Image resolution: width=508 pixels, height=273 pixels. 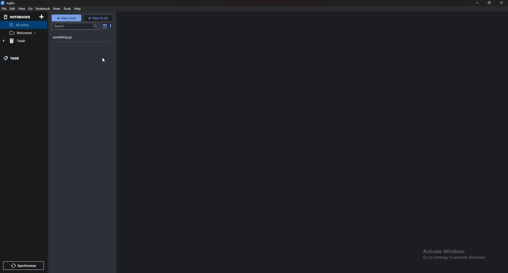 What do you see at coordinates (43, 8) in the screenshot?
I see `Notebook` at bounding box center [43, 8].